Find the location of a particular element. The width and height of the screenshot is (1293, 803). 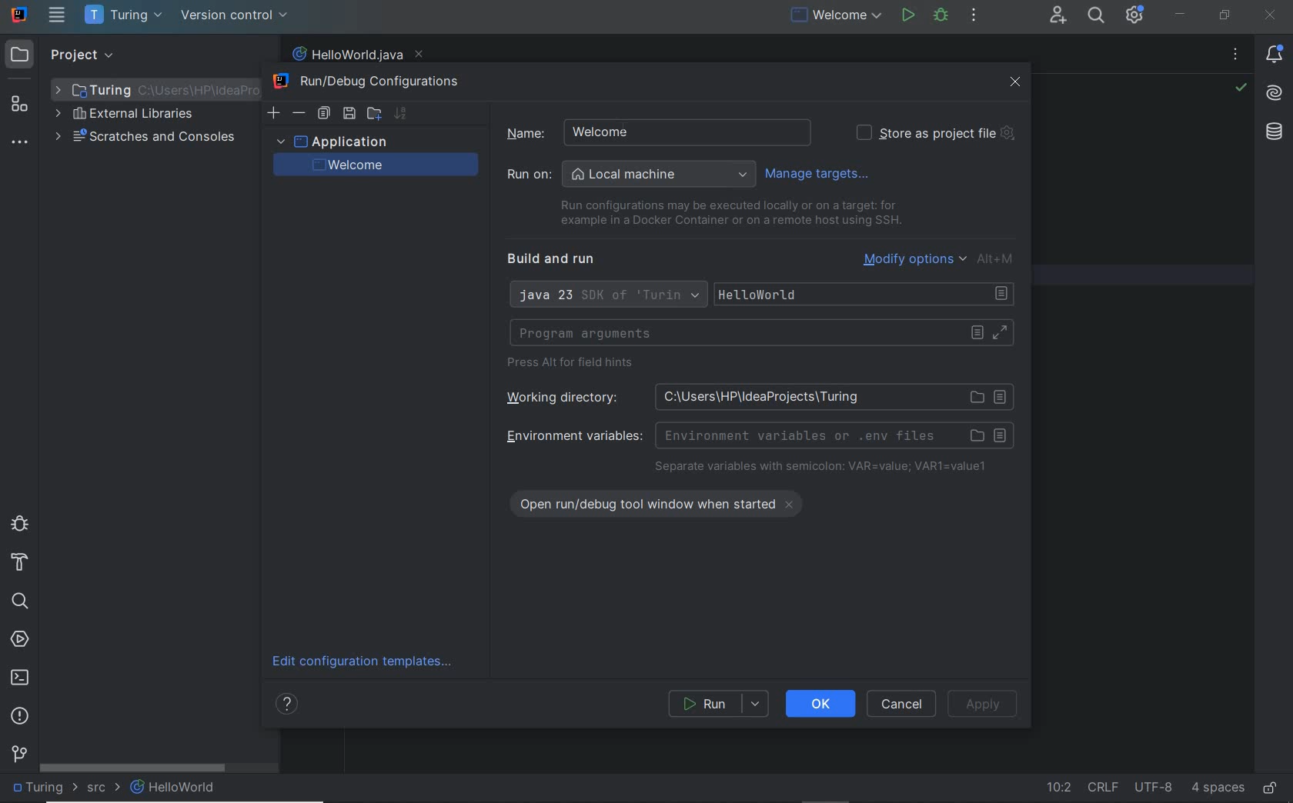

java 23 is located at coordinates (606, 296).